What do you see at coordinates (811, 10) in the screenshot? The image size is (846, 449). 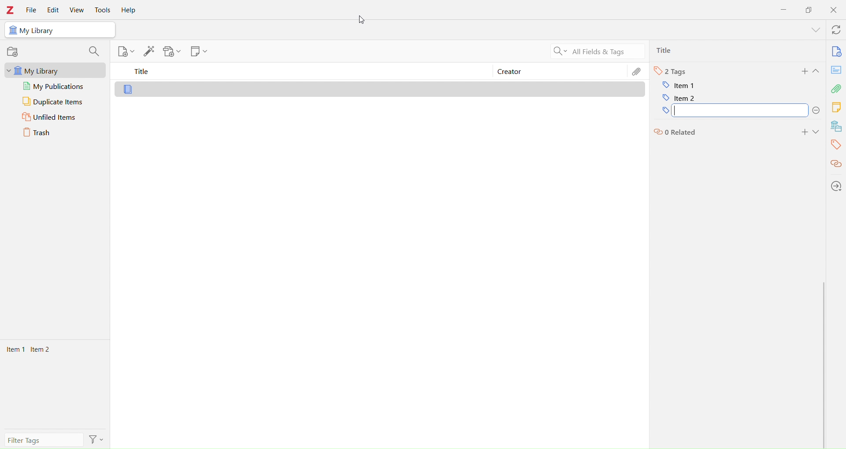 I see `Duplicate` at bounding box center [811, 10].